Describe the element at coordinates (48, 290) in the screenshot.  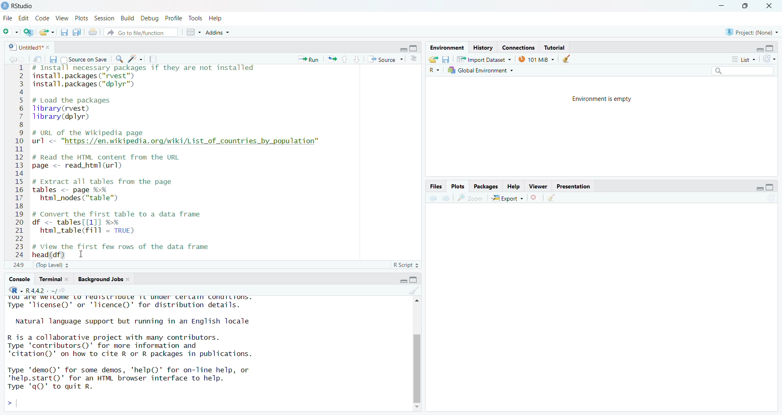
I see `R 4.4.2 .~/` at that location.